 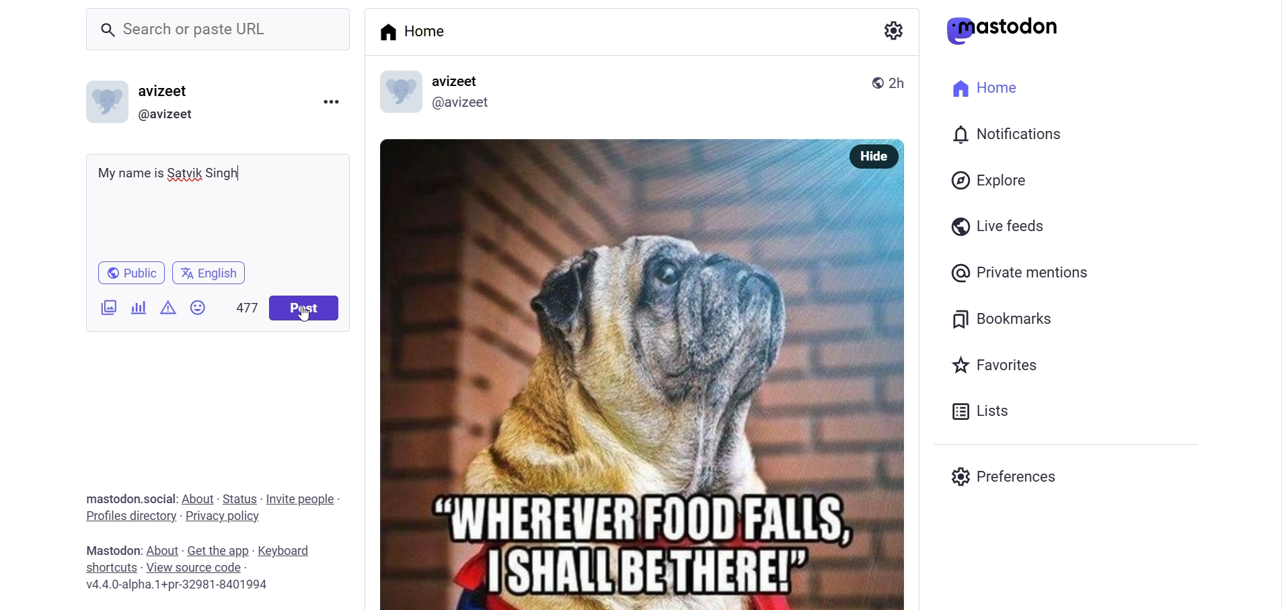 What do you see at coordinates (891, 36) in the screenshot?
I see `settings` at bounding box center [891, 36].